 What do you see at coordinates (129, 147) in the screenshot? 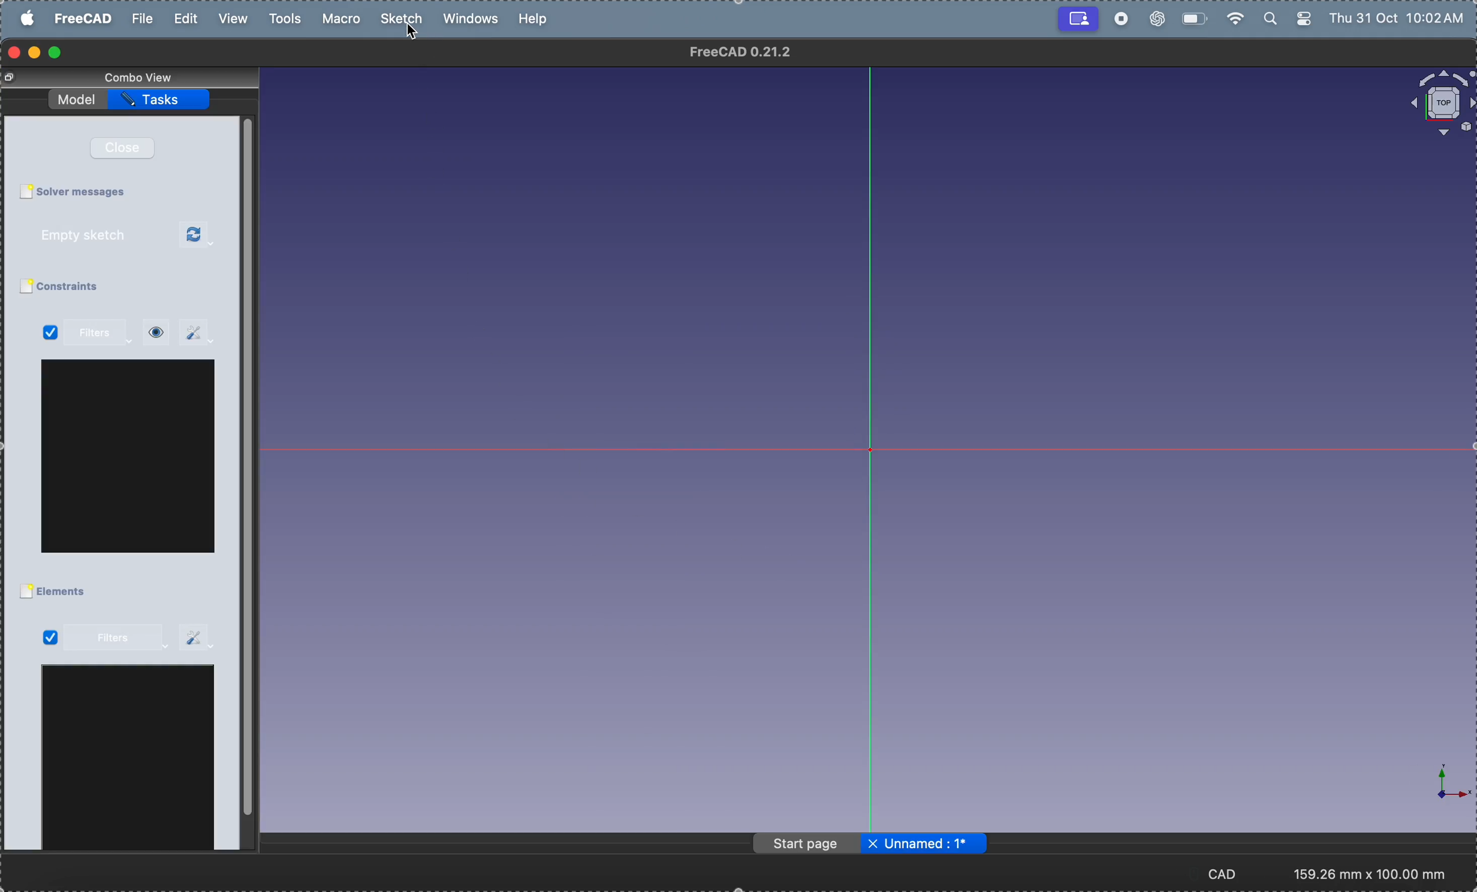
I see `close` at bounding box center [129, 147].